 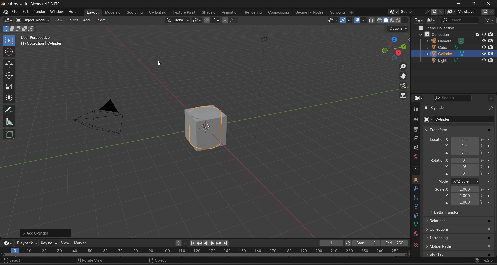 What do you see at coordinates (10, 98) in the screenshot?
I see `transform` at bounding box center [10, 98].